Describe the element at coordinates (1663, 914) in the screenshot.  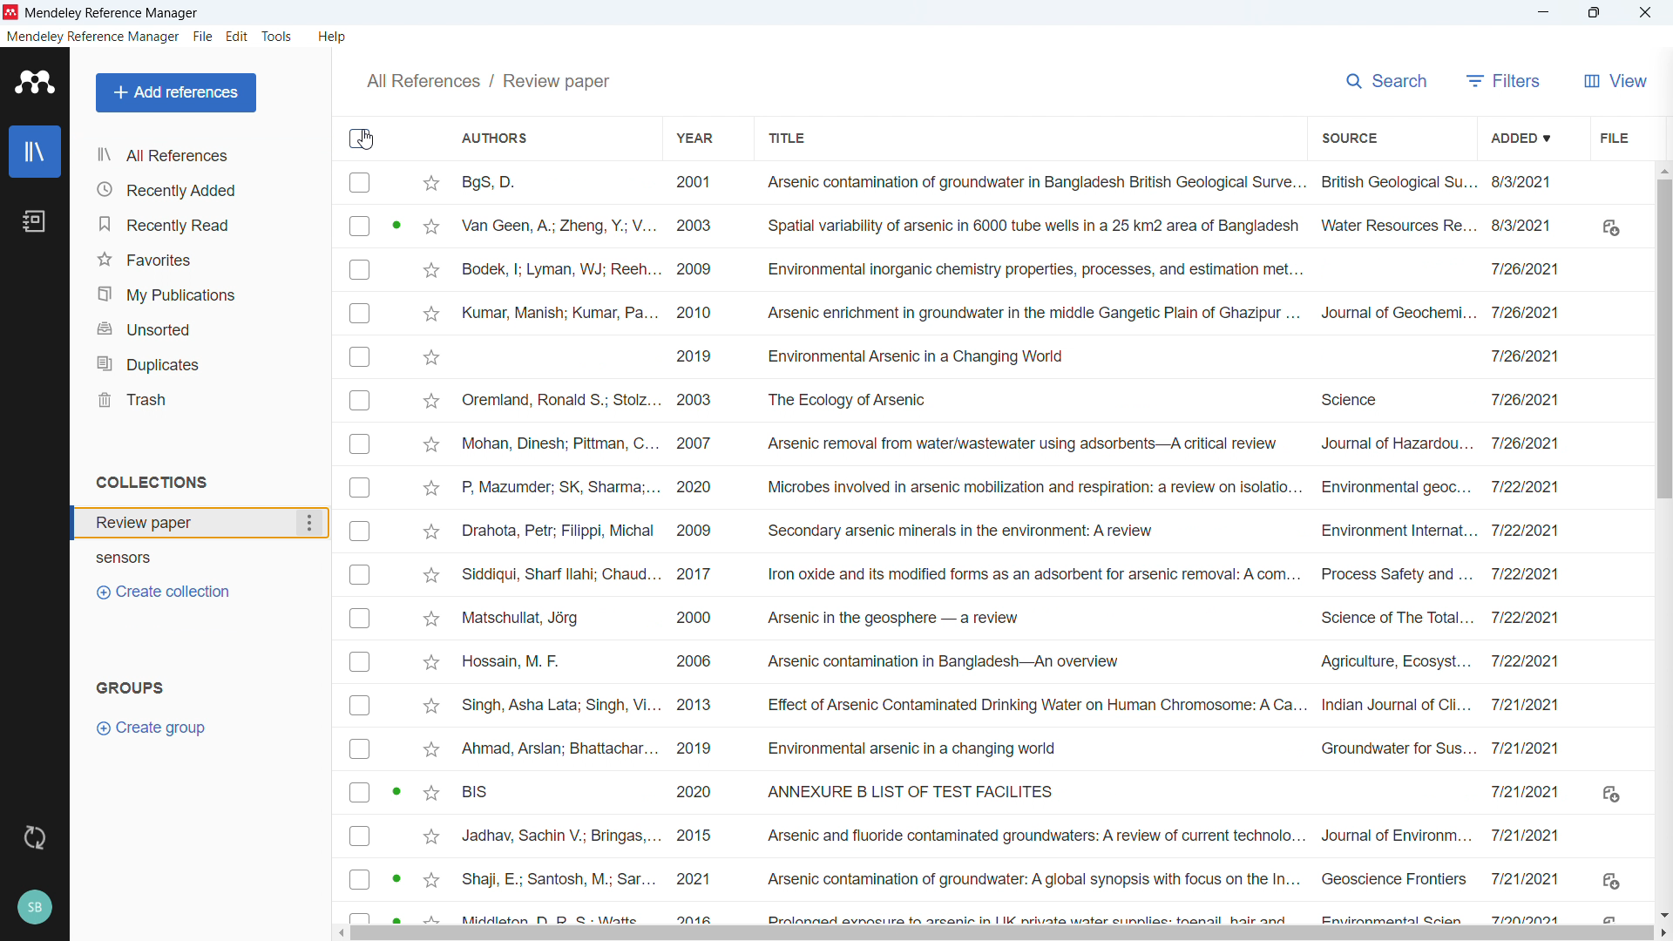
I see `Scroll down ` at that location.